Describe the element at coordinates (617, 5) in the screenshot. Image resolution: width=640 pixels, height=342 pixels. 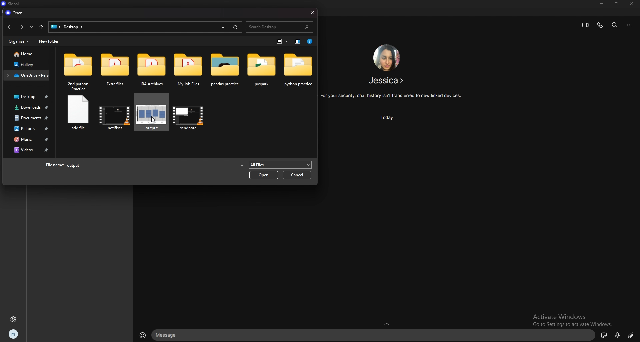
I see `resize` at that location.